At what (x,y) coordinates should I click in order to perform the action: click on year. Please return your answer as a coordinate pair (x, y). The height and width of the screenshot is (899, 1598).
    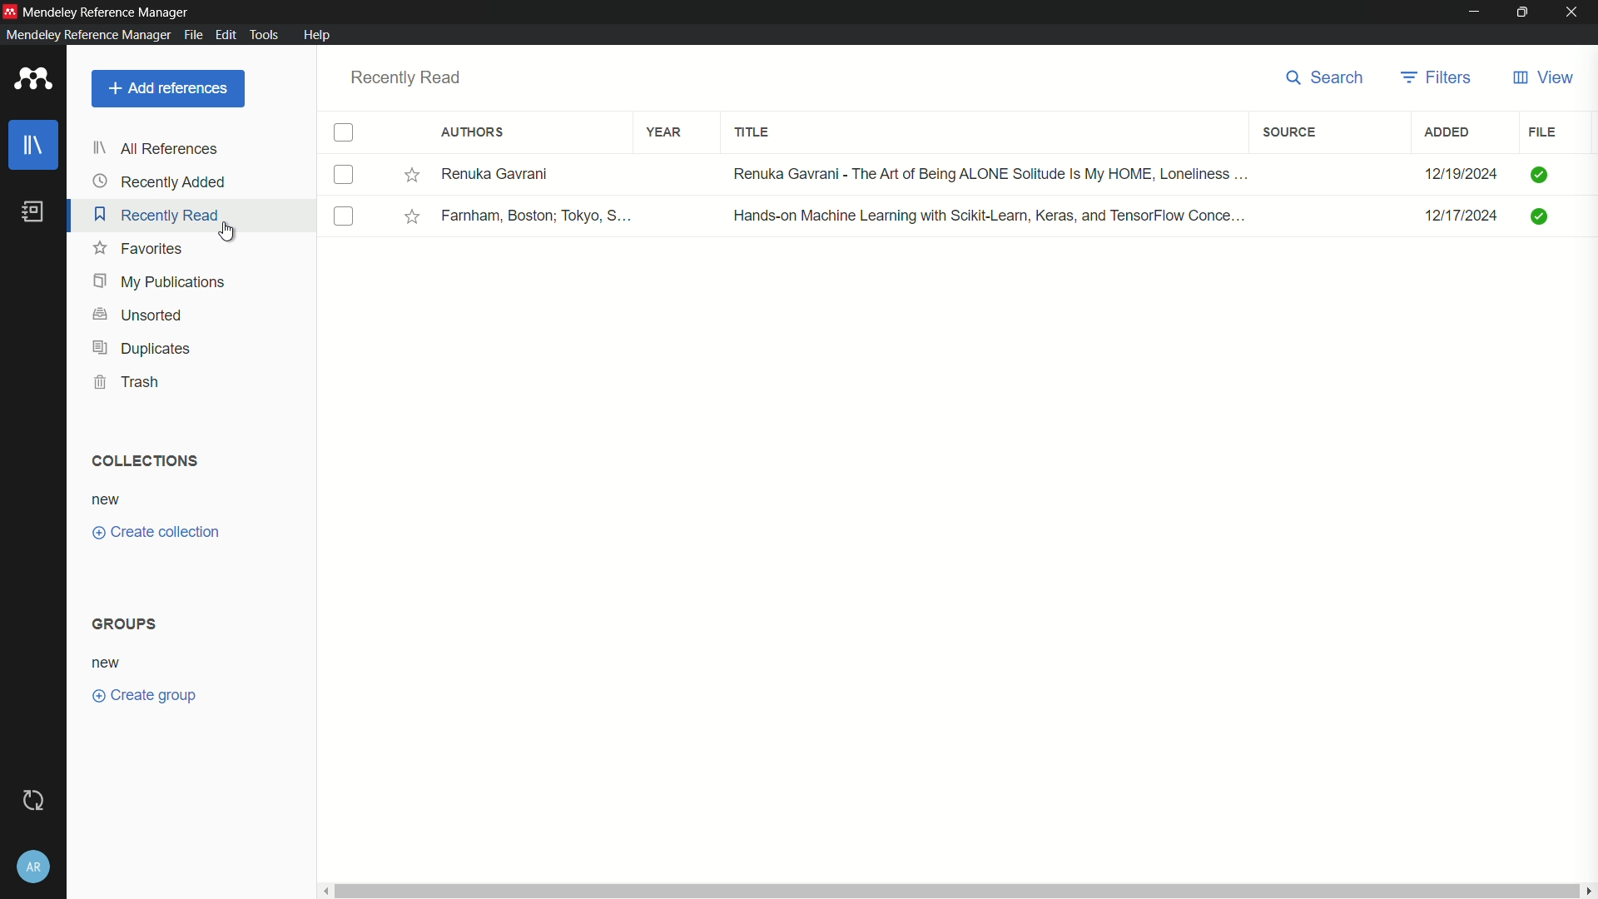
    Looking at the image, I should click on (666, 131).